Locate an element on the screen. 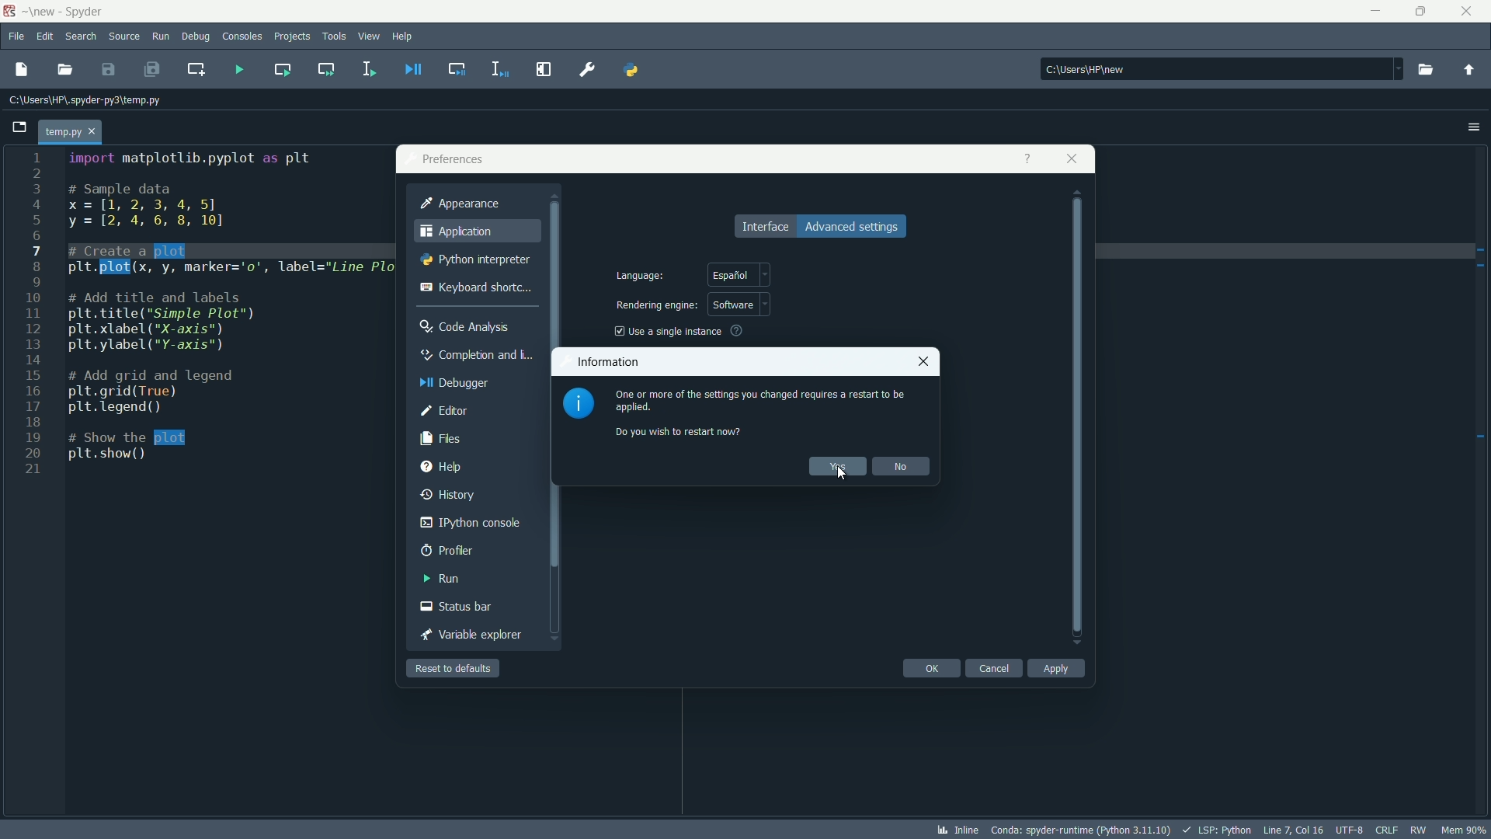 This screenshot has width=1491, height=839. projects is located at coordinates (295, 37).